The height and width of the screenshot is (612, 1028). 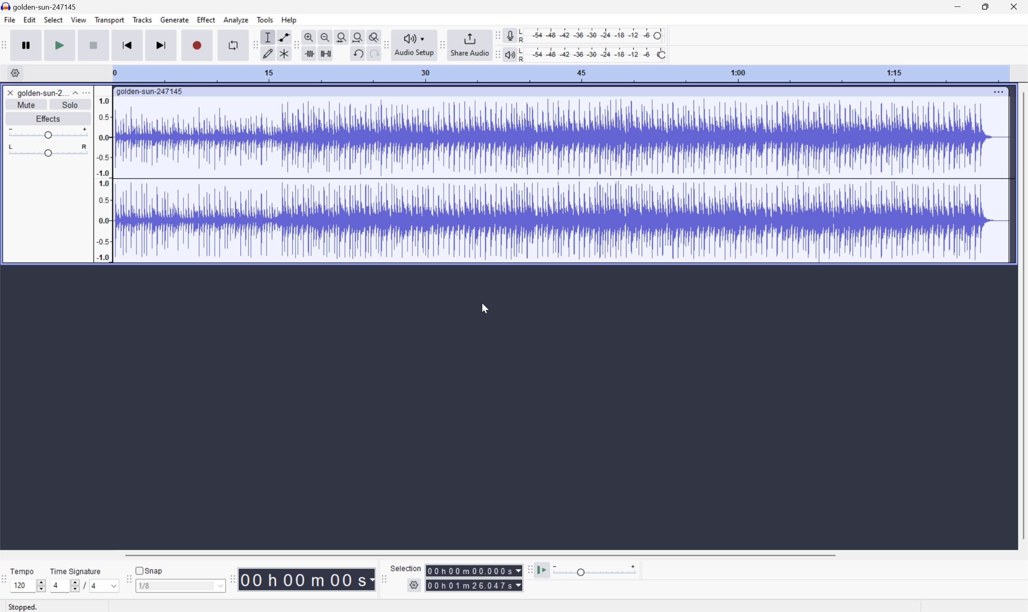 I want to click on More, so click(x=997, y=91).